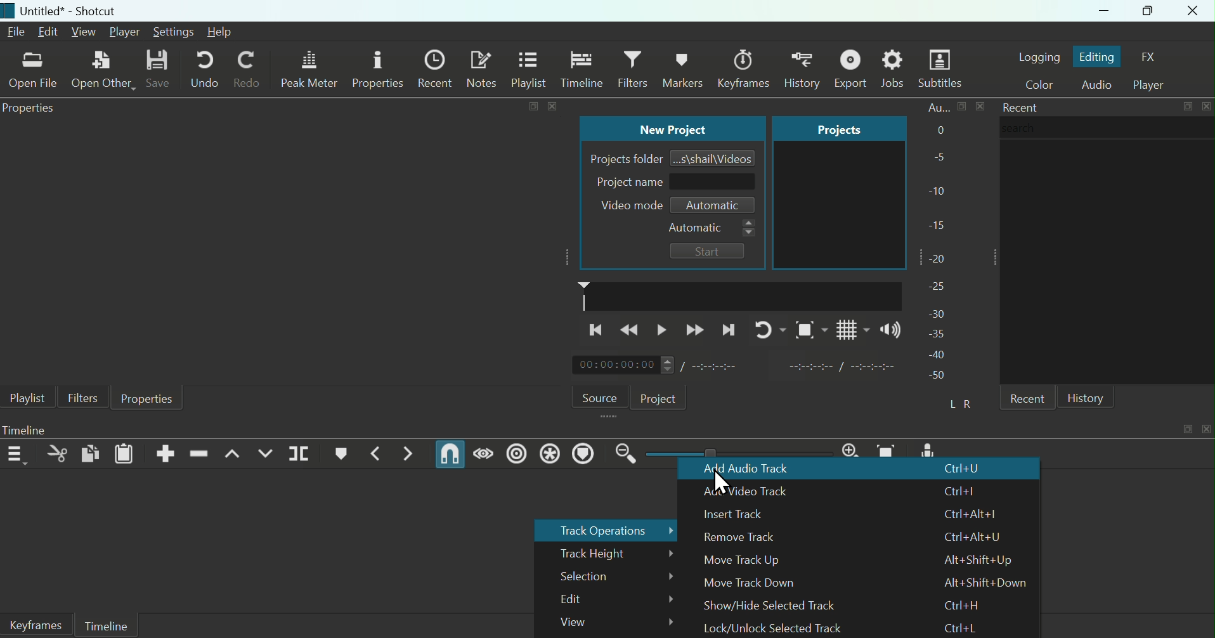  I want to click on Paste, so click(124, 455).